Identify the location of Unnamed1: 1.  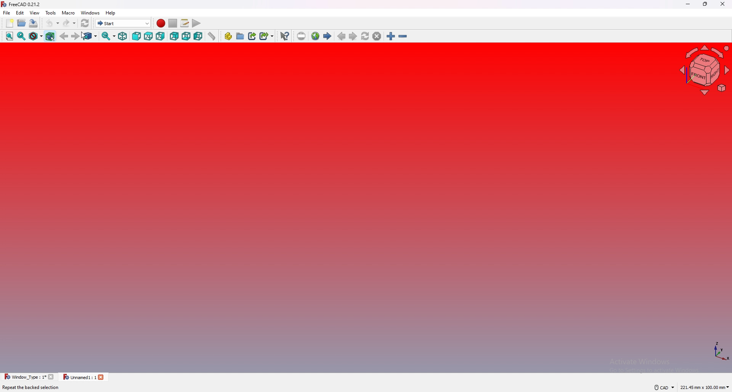
(79, 377).